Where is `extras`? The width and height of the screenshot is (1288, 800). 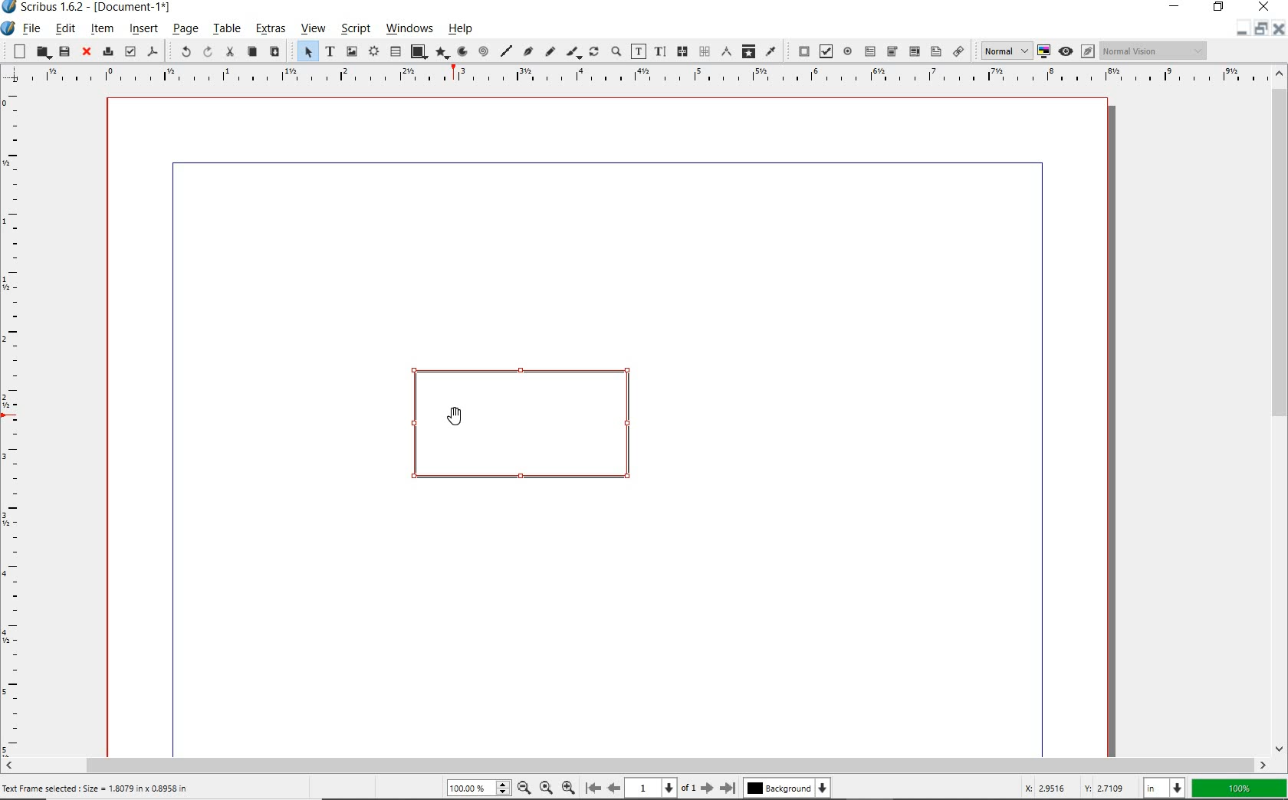 extras is located at coordinates (272, 30).